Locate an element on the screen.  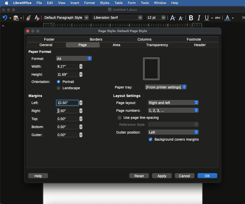
Cancel is located at coordinates (185, 175).